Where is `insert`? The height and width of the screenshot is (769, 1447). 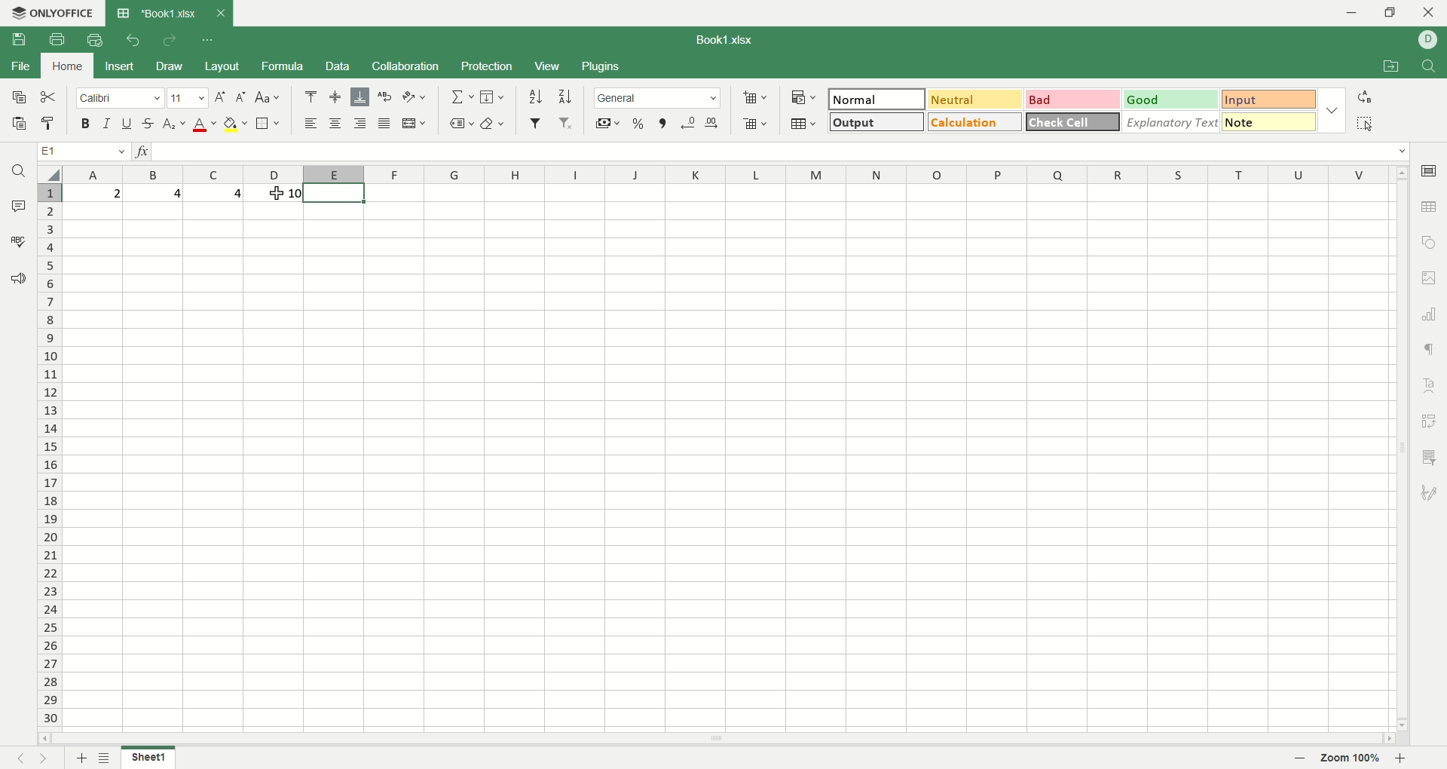
insert is located at coordinates (116, 67).